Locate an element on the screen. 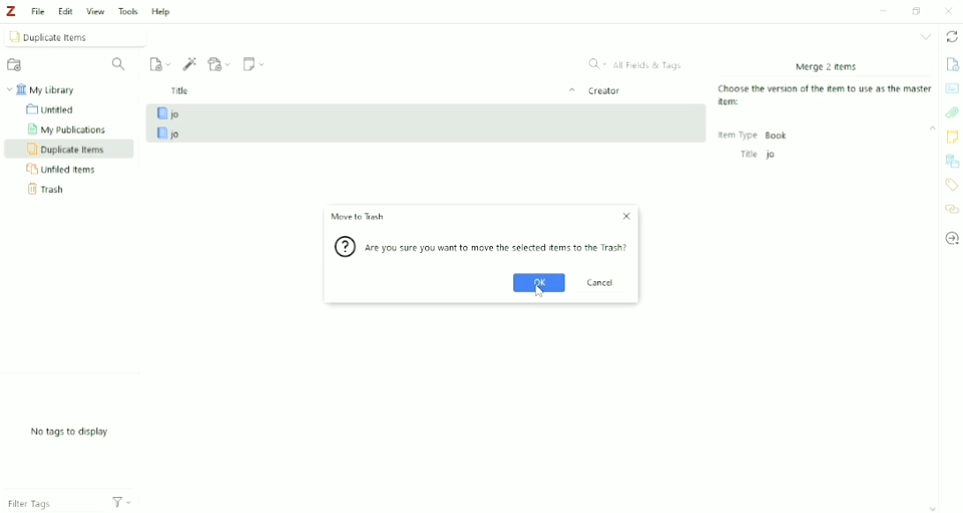  Untitled is located at coordinates (56, 110).